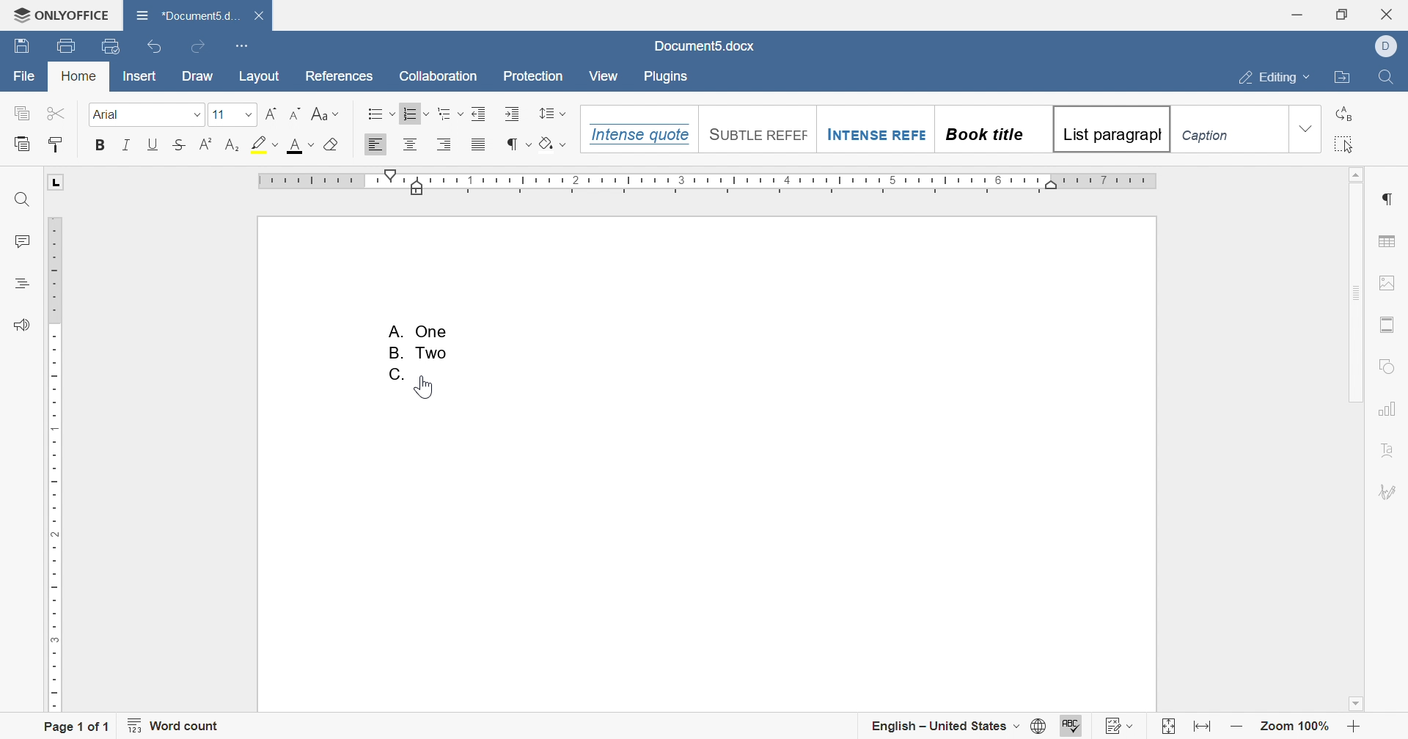  I want to click on insert, so click(140, 76).